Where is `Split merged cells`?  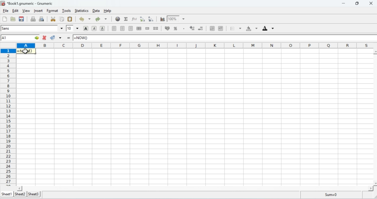
Split merged cells is located at coordinates (157, 29).